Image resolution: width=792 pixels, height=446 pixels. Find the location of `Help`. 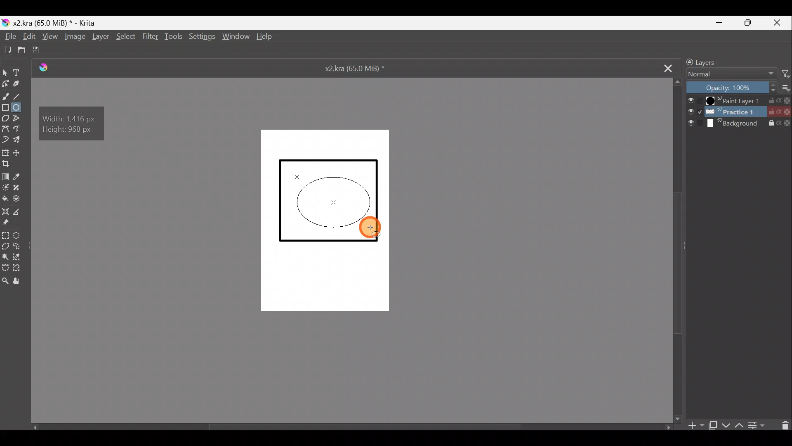

Help is located at coordinates (266, 38).